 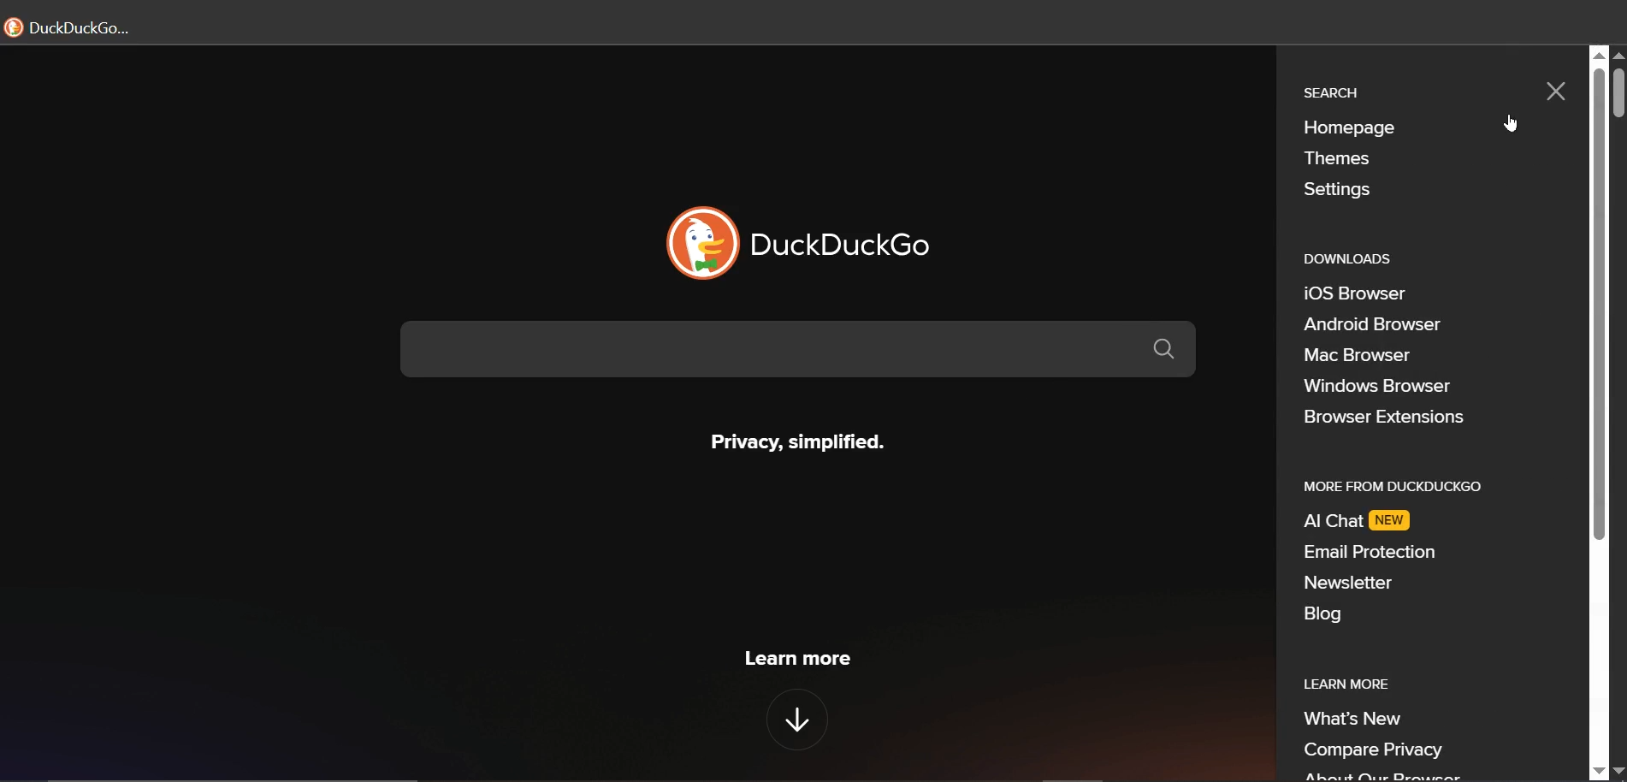 I want to click on Compare Privacy, so click(x=1376, y=751).